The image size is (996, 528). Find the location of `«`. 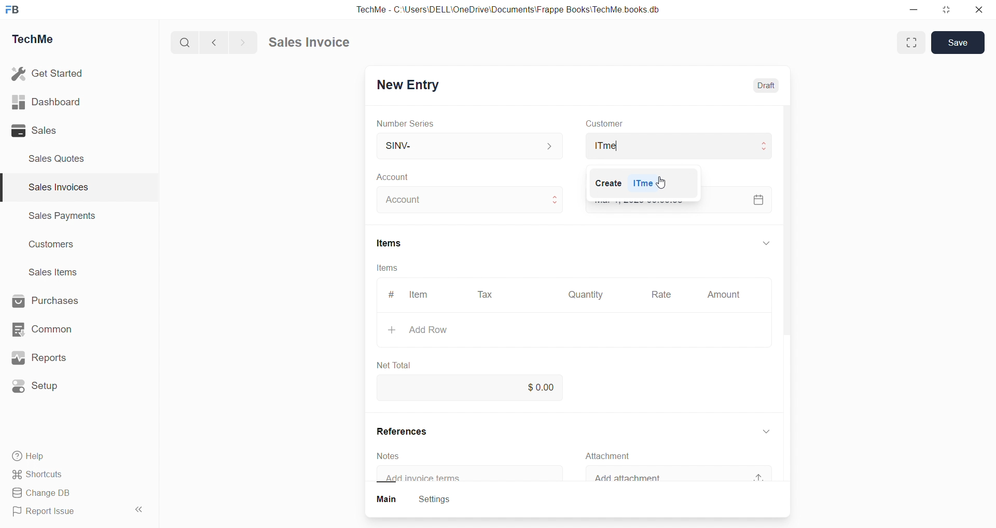

« is located at coordinates (140, 508).